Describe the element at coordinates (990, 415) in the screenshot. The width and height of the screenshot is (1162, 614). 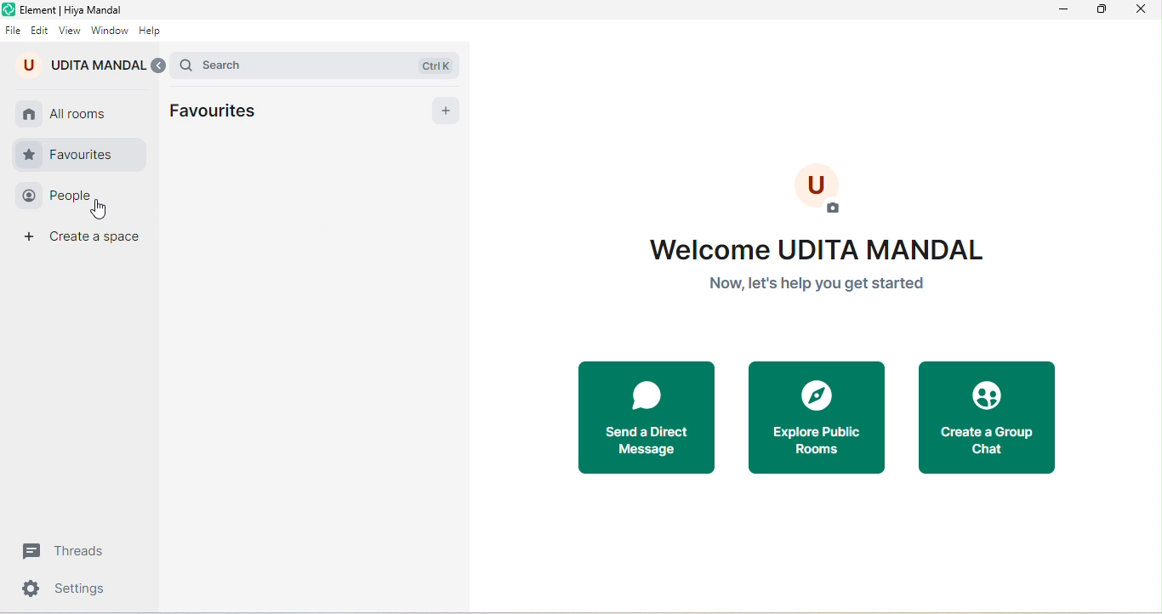
I see `create a group chat` at that location.